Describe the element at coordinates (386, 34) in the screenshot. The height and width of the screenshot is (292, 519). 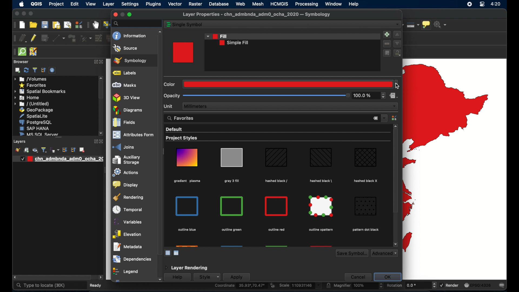
I see `add symbol layer color` at that location.